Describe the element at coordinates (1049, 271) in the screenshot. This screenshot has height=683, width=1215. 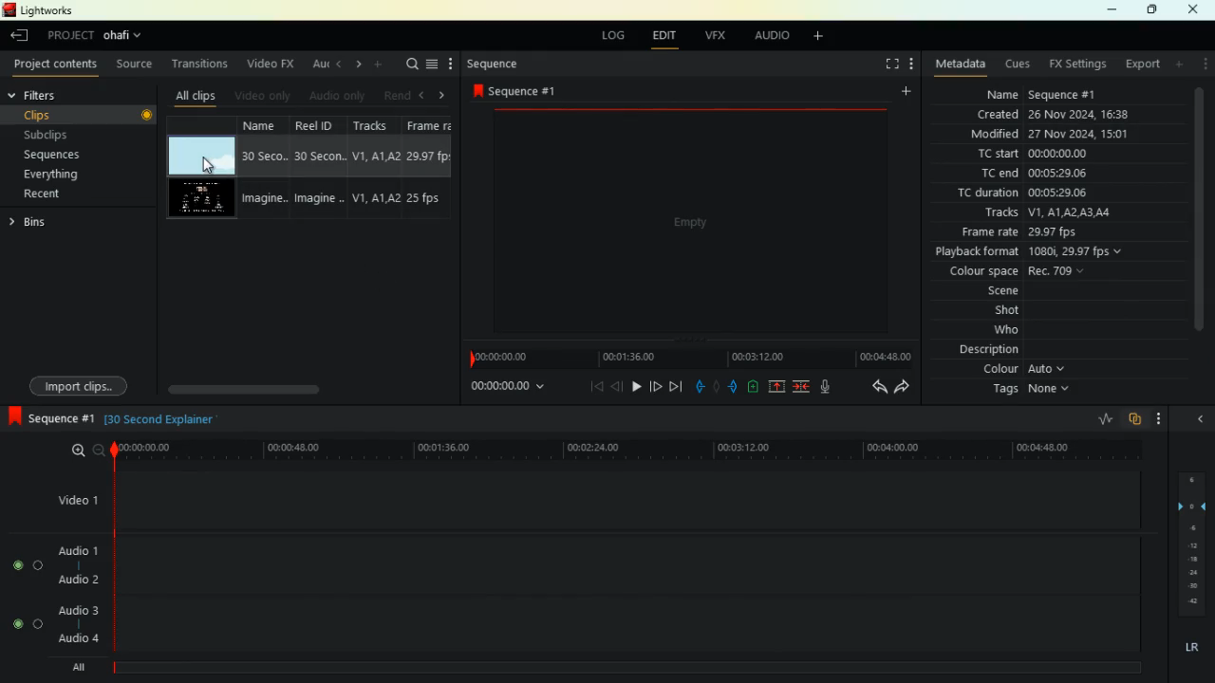
I see `colour space Rec 709` at that location.